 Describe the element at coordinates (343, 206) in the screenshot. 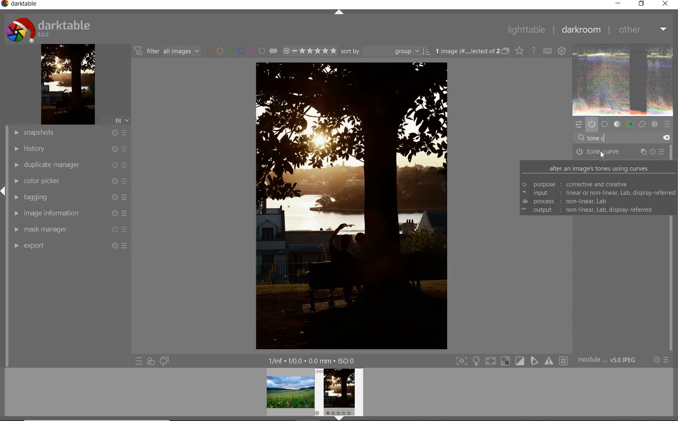

I see `selected image` at that location.